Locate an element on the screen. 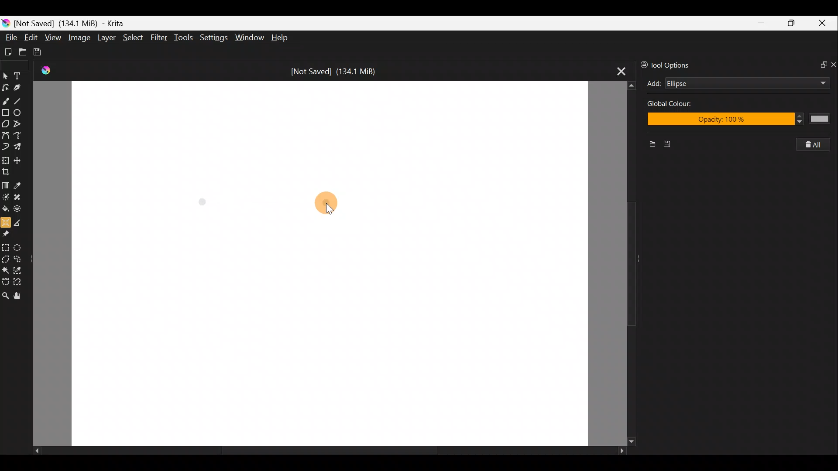 The height and width of the screenshot is (471, 838). Dynamic brush tool is located at coordinates (5, 147).